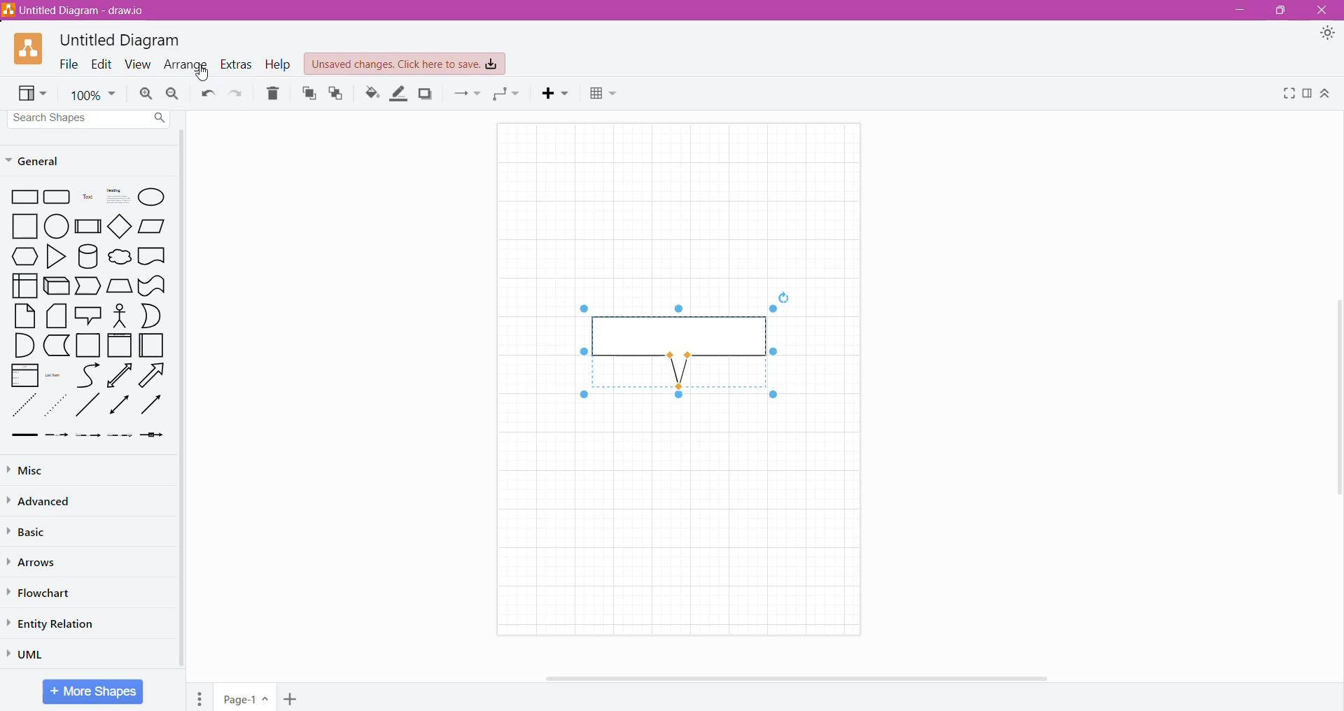 The height and width of the screenshot is (711, 1344). I want to click on manual input, so click(120, 286).